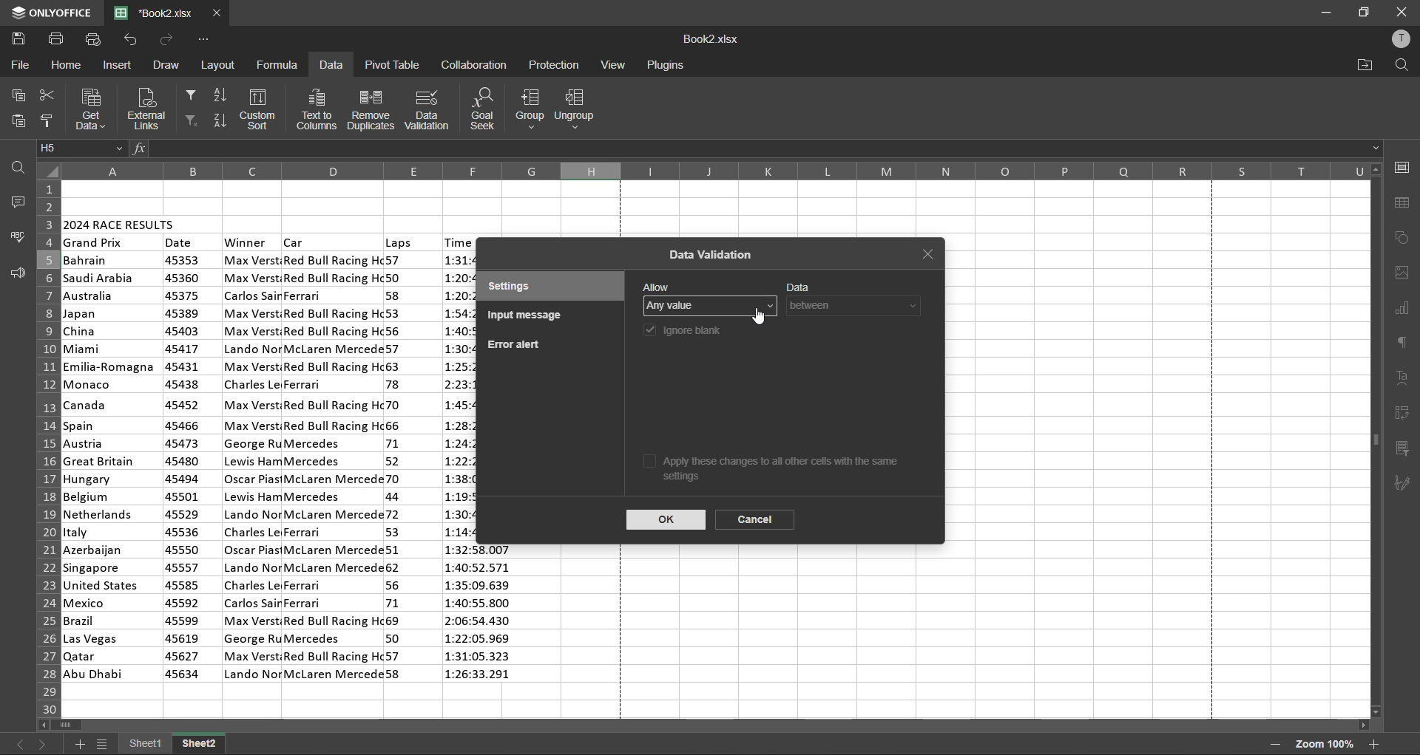 The image size is (1420, 755). Describe the element at coordinates (318, 109) in the screenshot. I see `text to columns` at that location.